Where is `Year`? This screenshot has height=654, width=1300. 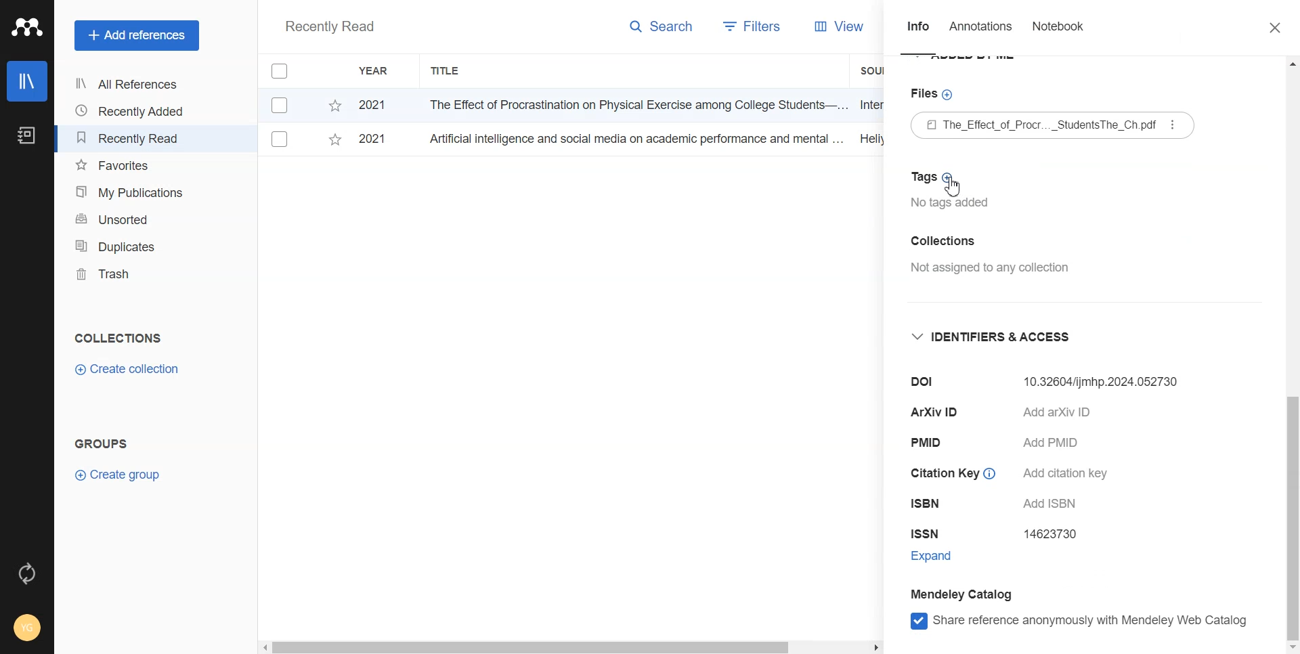
Year is located at coordinates (376, 71).